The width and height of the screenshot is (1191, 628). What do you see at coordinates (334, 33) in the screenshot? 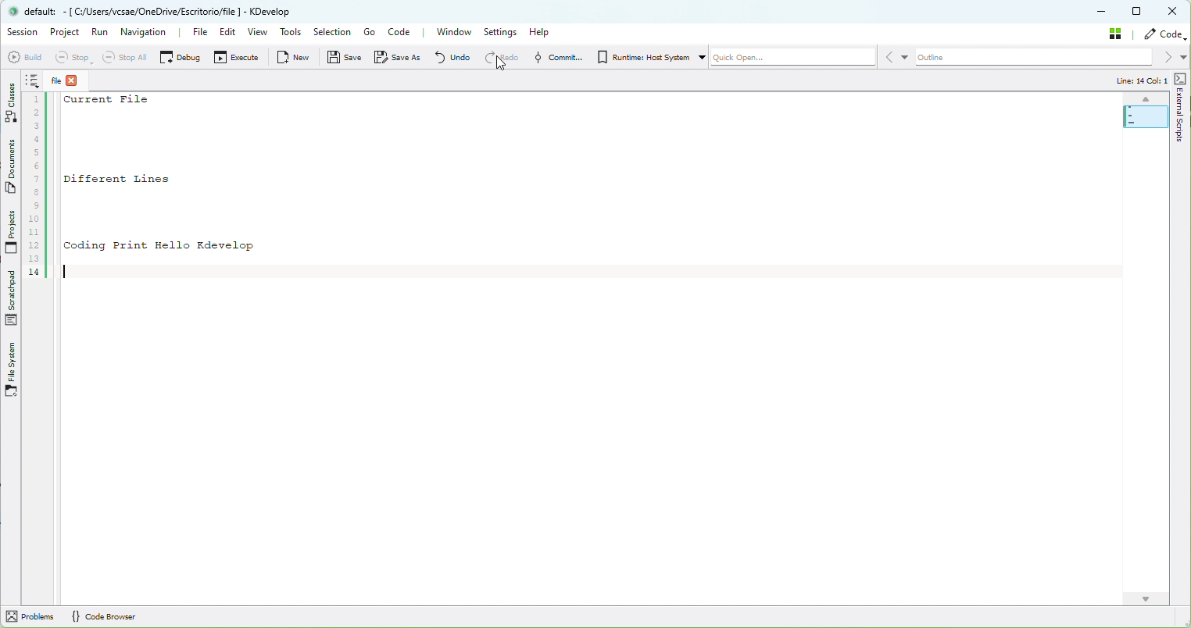
I see `Selection` at bounding box center [334, 33].